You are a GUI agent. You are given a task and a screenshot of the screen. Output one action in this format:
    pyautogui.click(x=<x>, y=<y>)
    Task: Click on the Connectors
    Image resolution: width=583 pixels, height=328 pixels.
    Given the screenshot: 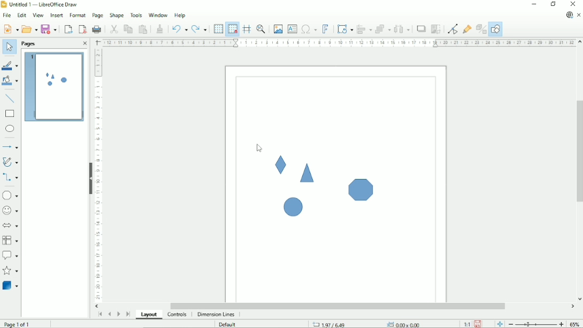 What is the action you would take?
    pyautogui.click(x=11, y=178)
    